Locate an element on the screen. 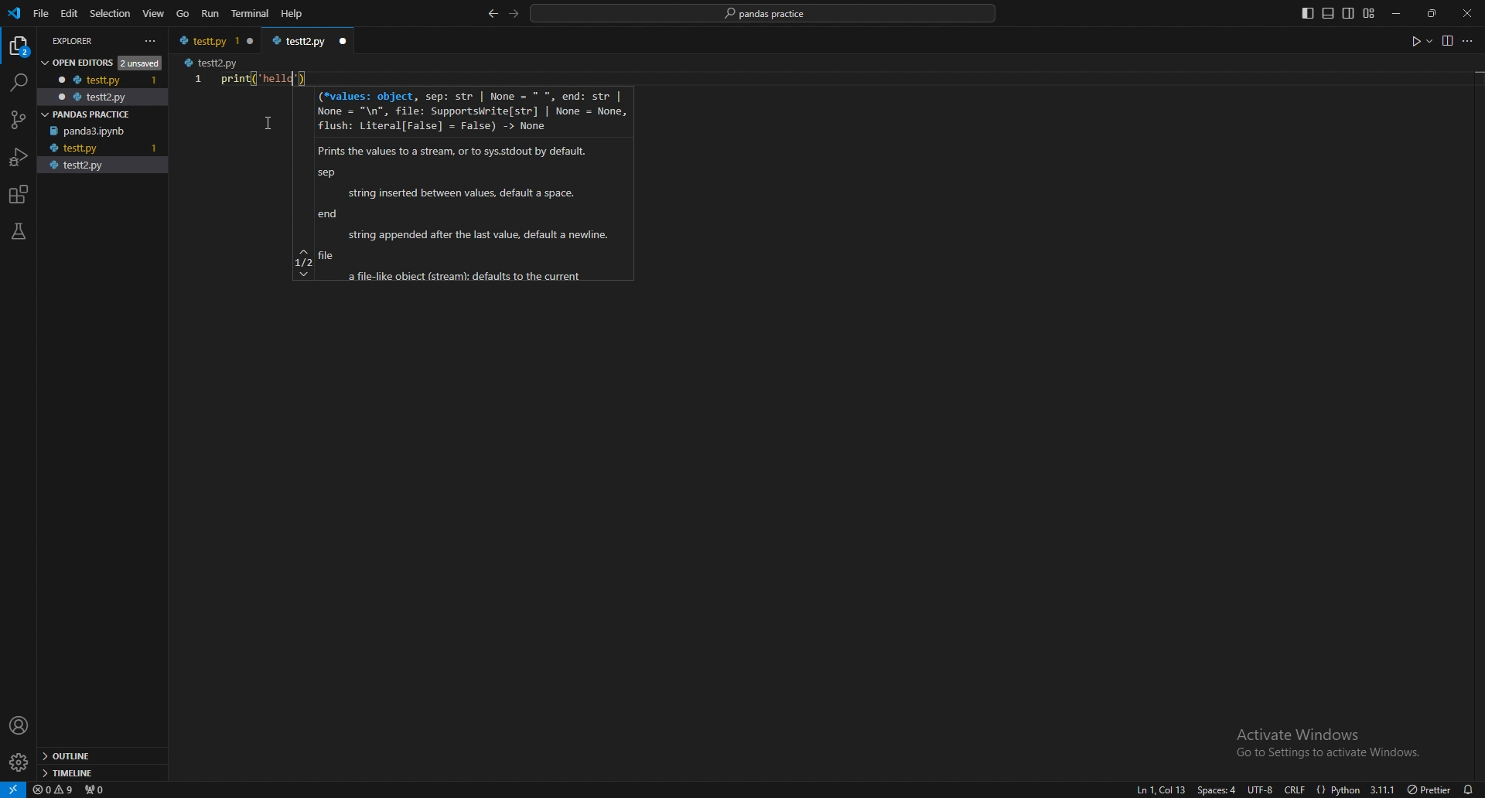 The height and width of the screenshot is (798, 1485). testt2.py is located at coordinates (92, 97).